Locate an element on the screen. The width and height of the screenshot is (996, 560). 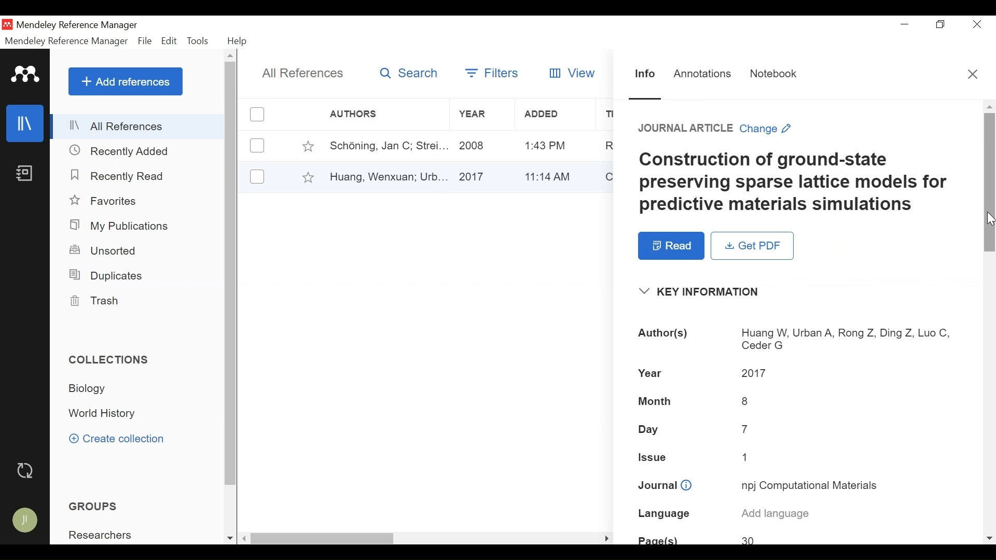
Year is located at coordinates (480, 176).